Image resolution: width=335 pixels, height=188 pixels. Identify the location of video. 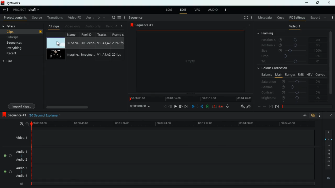
(189, 60).